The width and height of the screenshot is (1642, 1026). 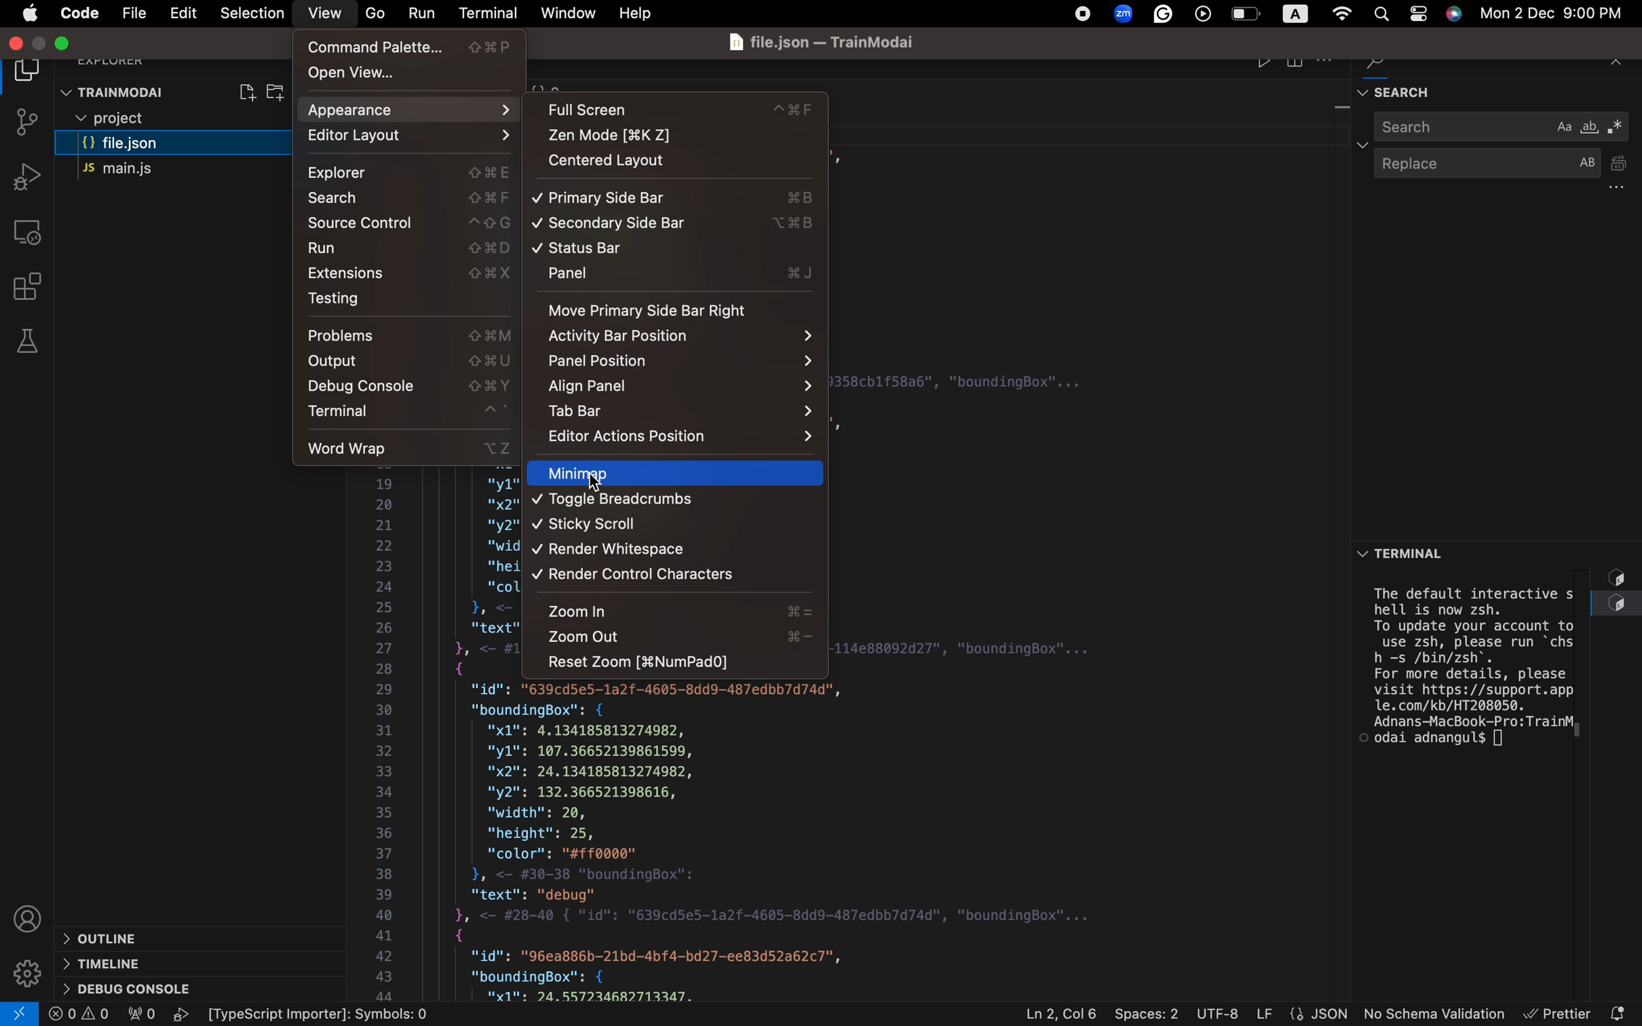 I want to click on zoom in, so click(x=676, y=612).